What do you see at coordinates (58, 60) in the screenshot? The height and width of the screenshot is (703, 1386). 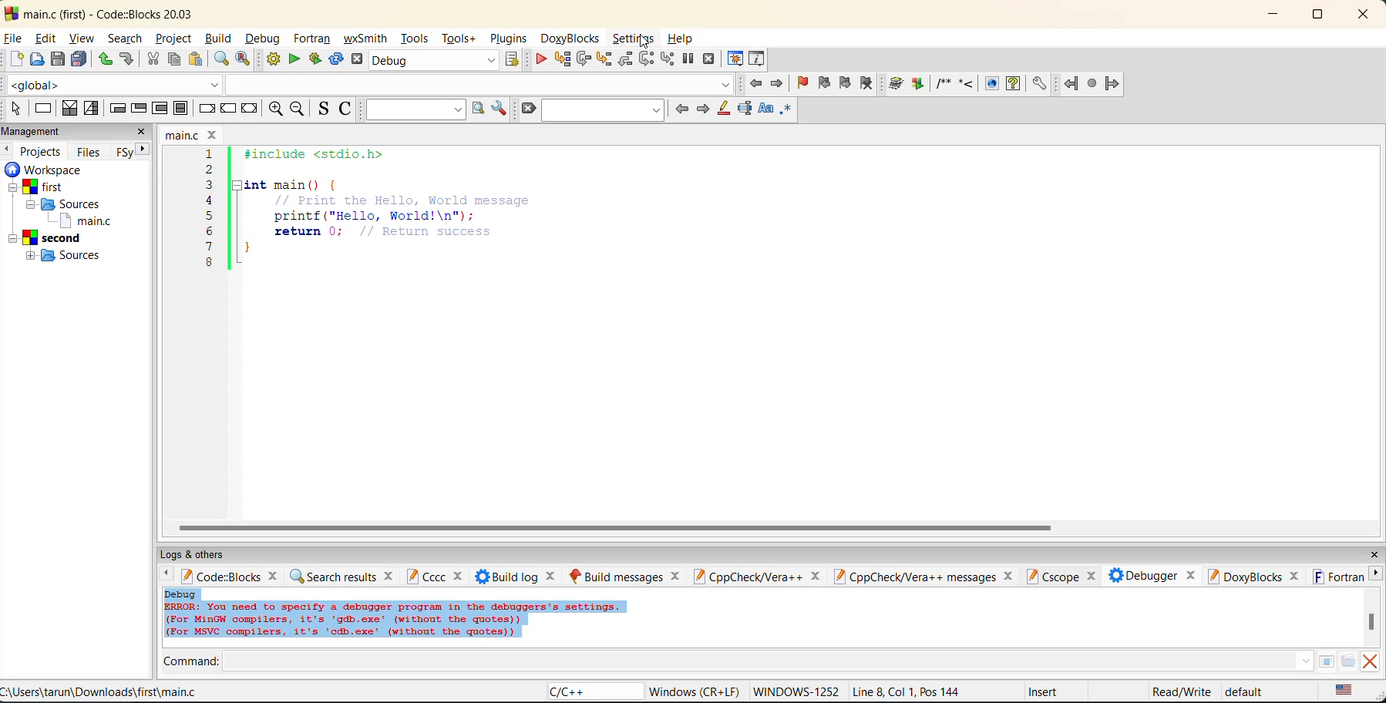 I see `save` at bounding box center [58, 60].